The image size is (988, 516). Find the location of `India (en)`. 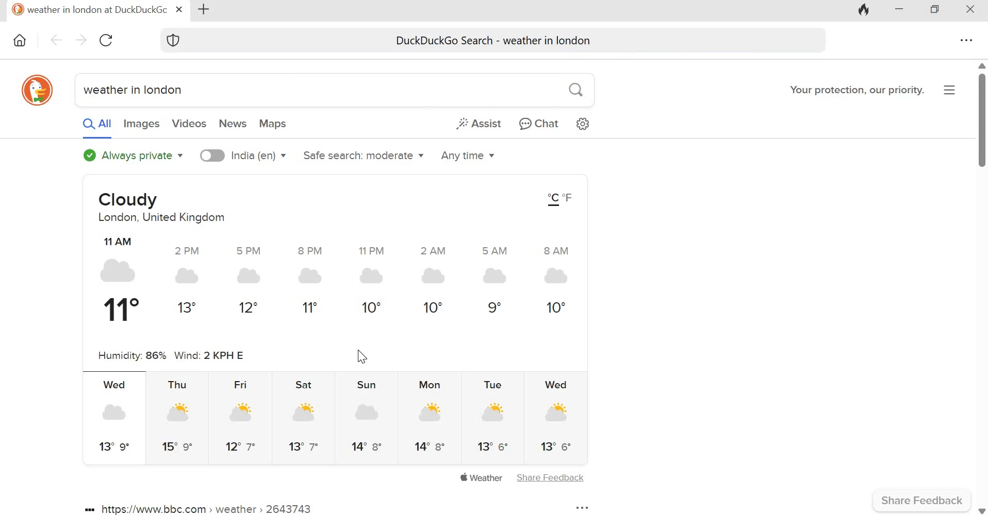

India (en) is located at coordinates (243, 157).